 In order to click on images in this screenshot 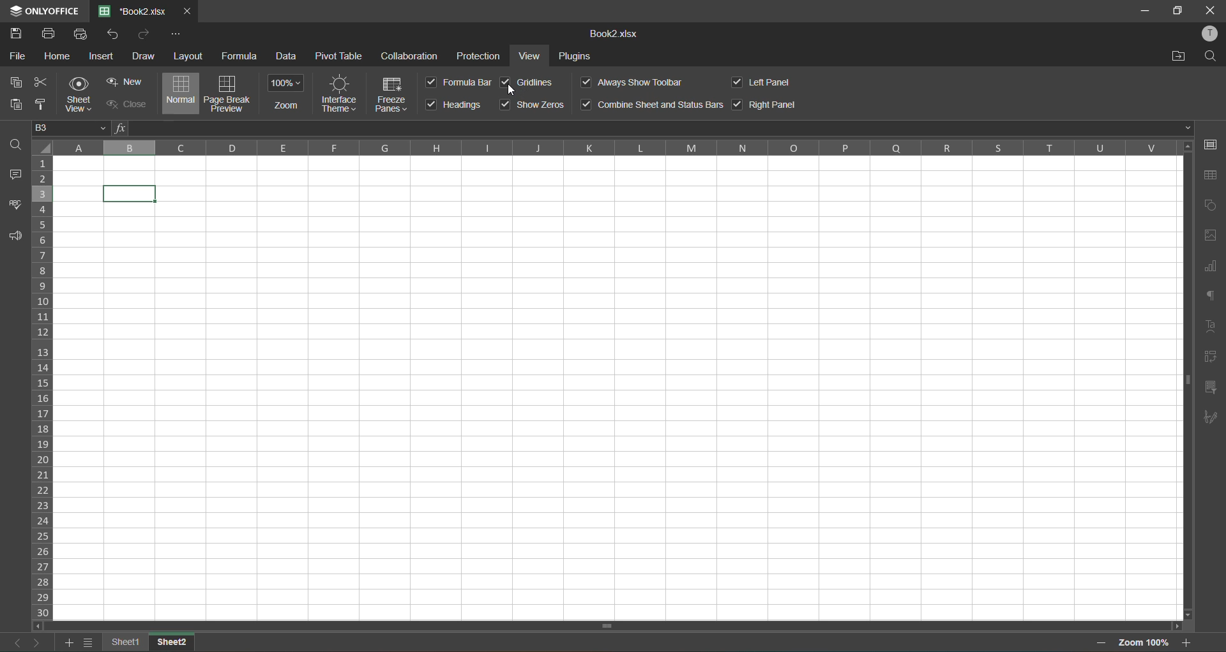, I will do `click(1210, 237)`.